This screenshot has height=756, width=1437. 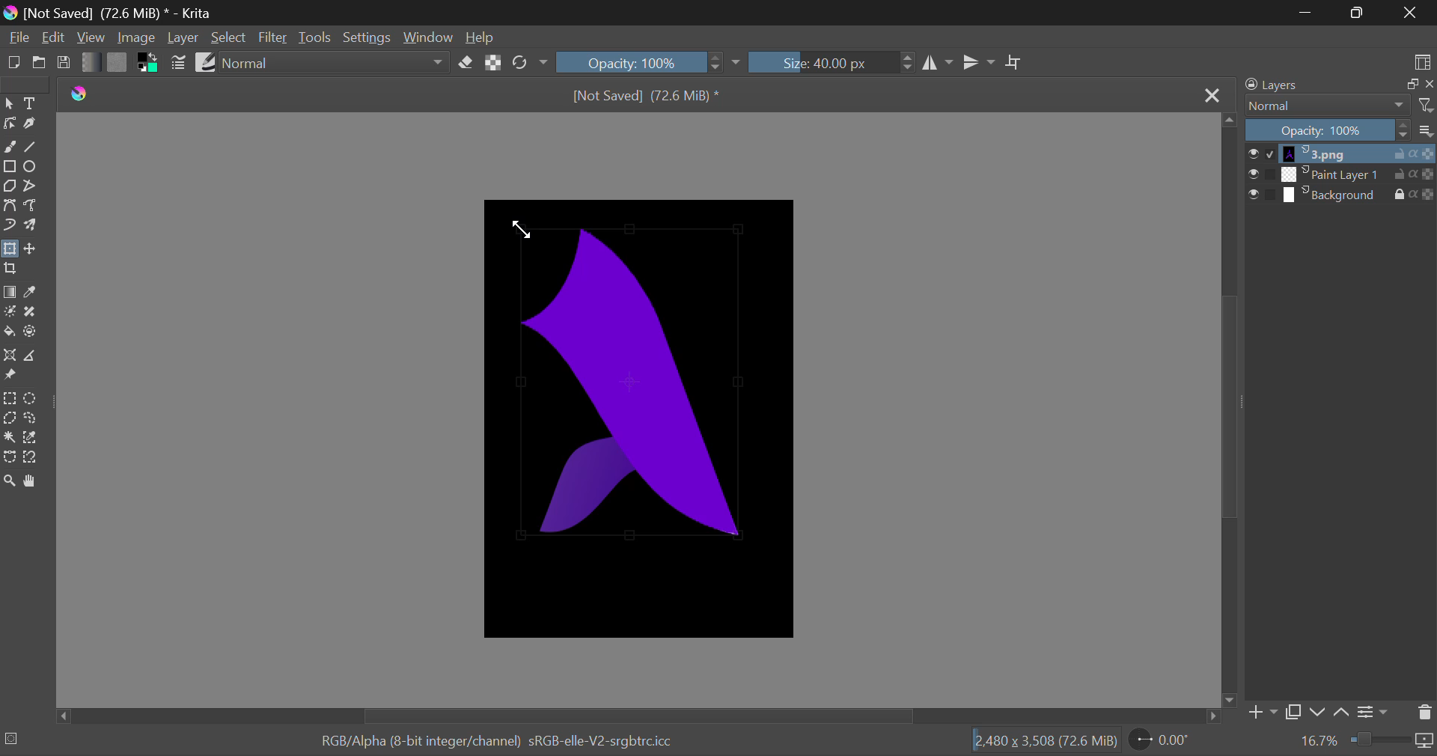 I want to click on Freehand Path Tool, so click(x=34, y=207).